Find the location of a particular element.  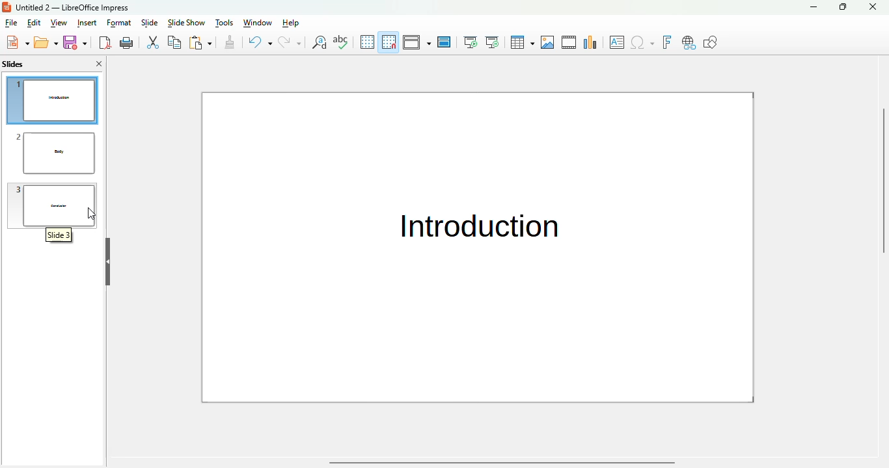

close is located at coordinates (872, 6).